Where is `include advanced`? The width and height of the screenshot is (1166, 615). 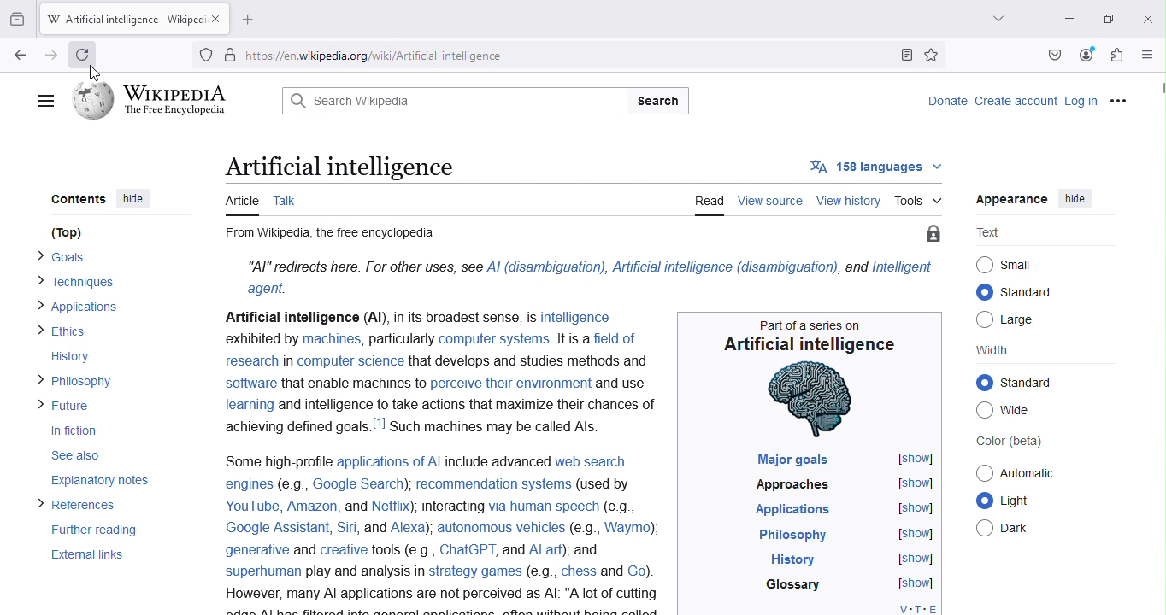
include advanced is located at coordinates (499, 462).